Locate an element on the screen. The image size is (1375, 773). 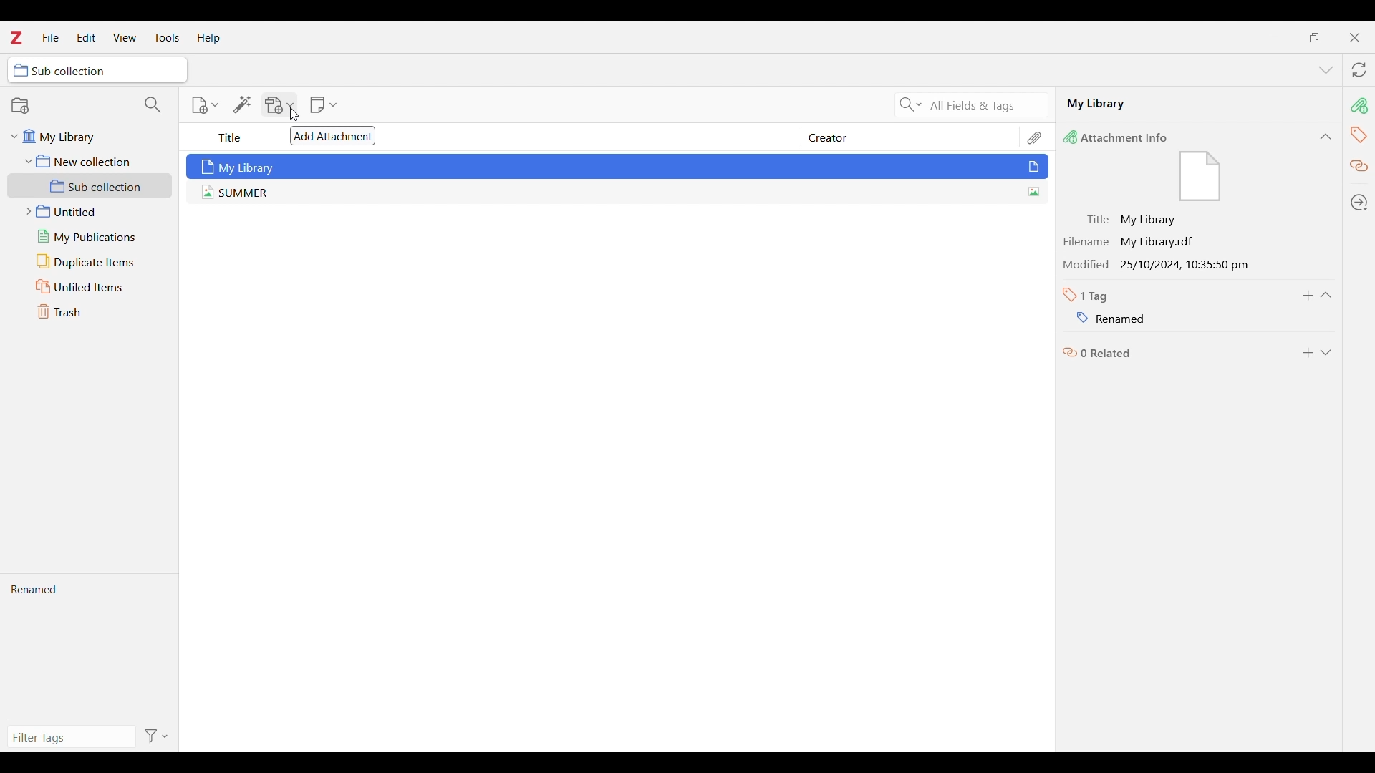
My Library is located at coordinates (619, 165).